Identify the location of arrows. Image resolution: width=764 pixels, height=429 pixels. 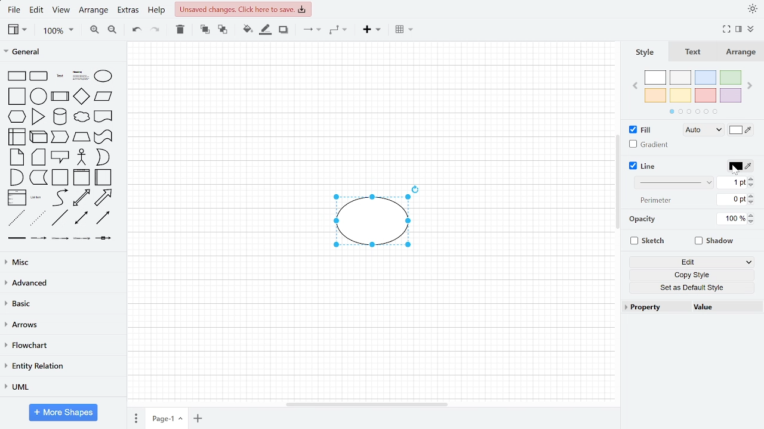
(312, 30).